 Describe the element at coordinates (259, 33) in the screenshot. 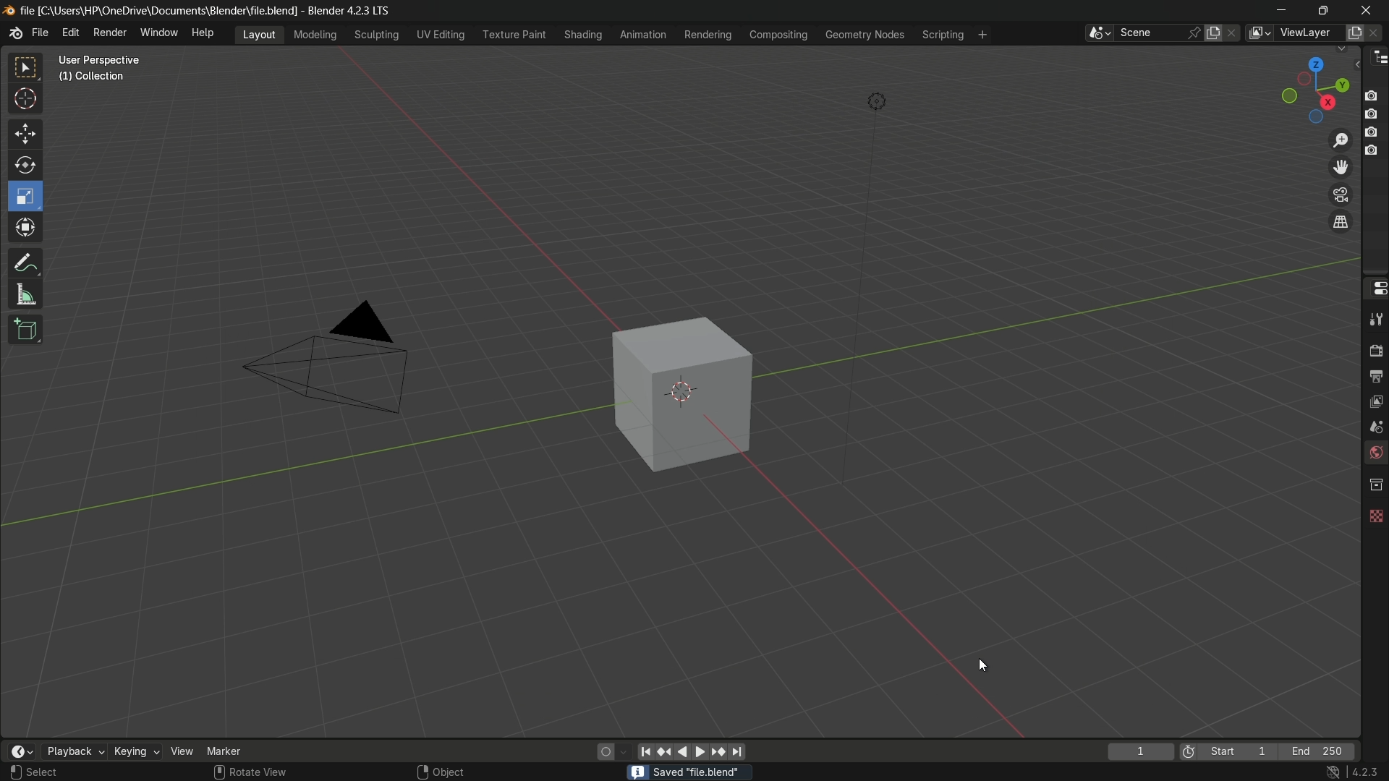

I see `layout menu` at that location.